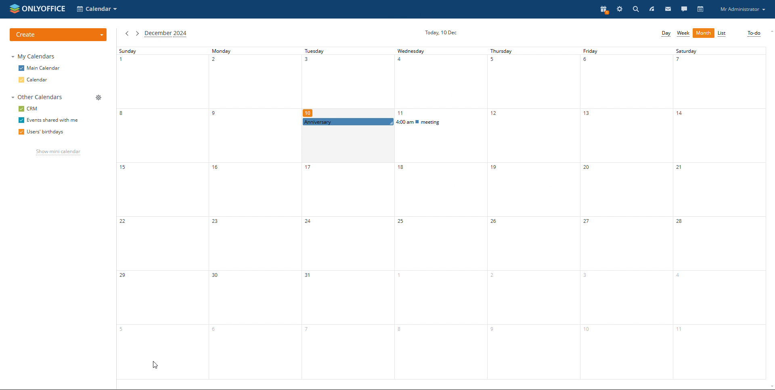 This screenshot has width=775, height=390. Describe the element at coordinates (626, 218) in the screenshot. I see `friday` at that location.